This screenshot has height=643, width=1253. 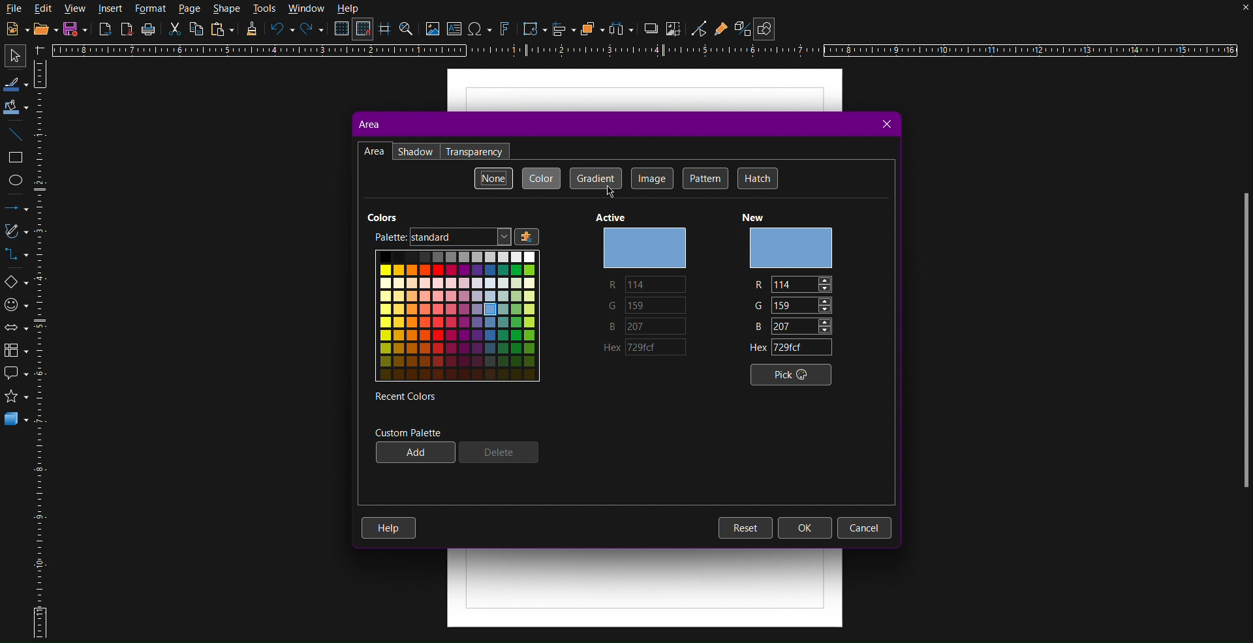 I want to click on Flowchart, so click(x=15, y=351).